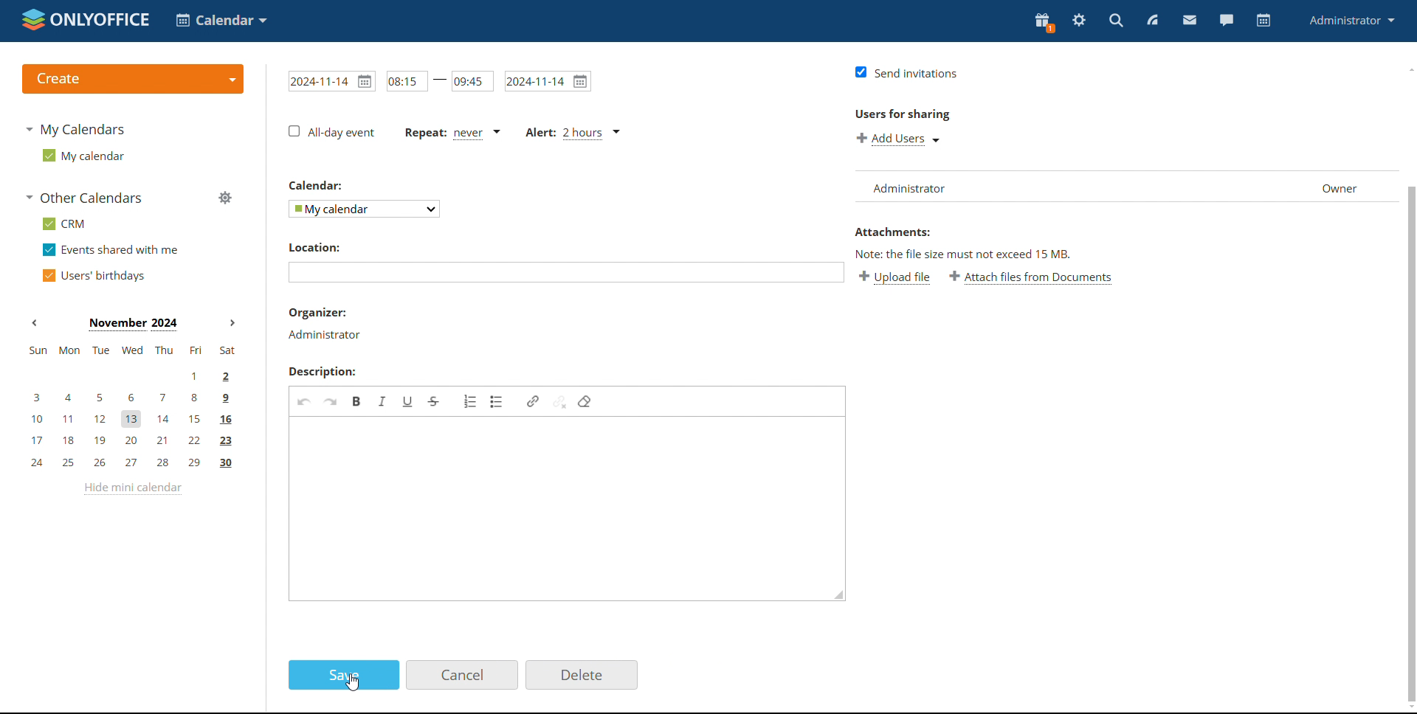  Describe the element at coordinates (361, 208) in the screenshot. I see `select calendar` at that location.